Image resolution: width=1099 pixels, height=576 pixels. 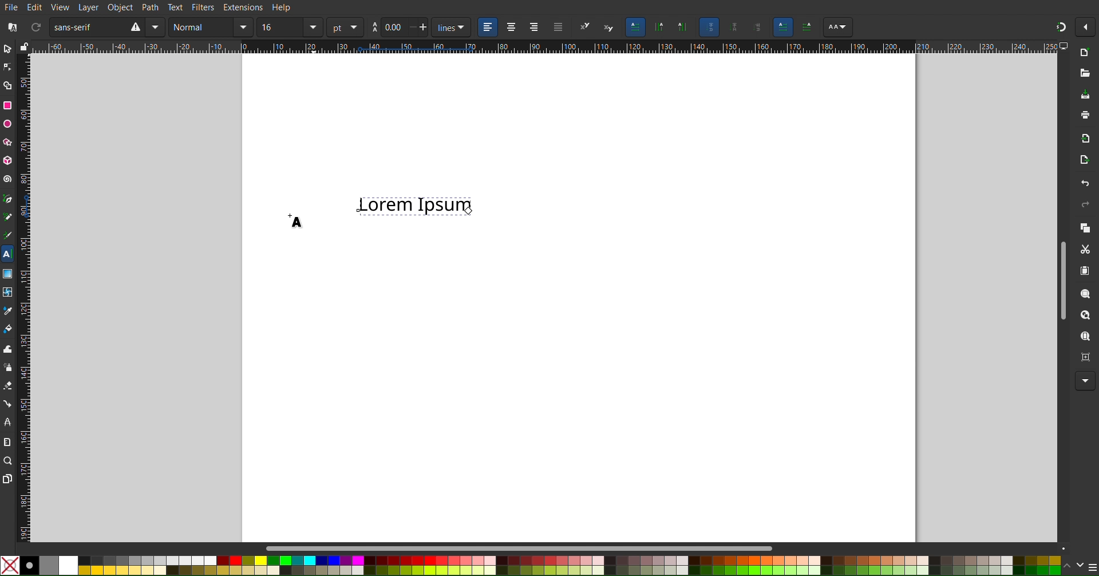 What do you see at coordinates (243, 27) in the screenshot?
I see `normal menu` at bounding box center [243, 27].